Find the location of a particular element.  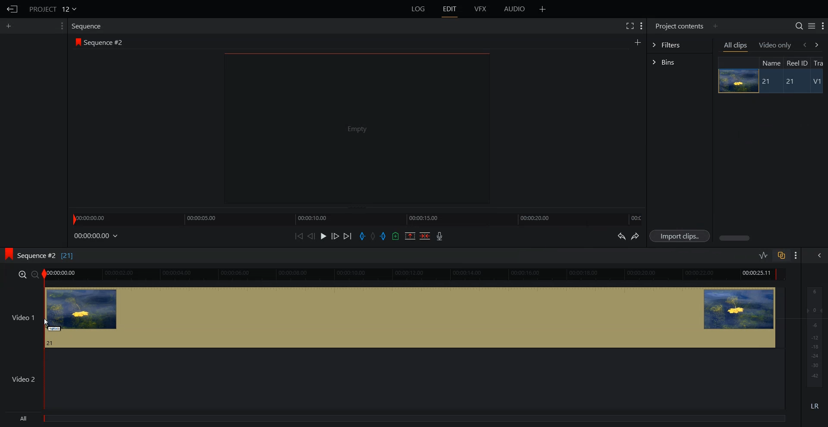

Toggle auto track sync is located at coordinates (781, 255).